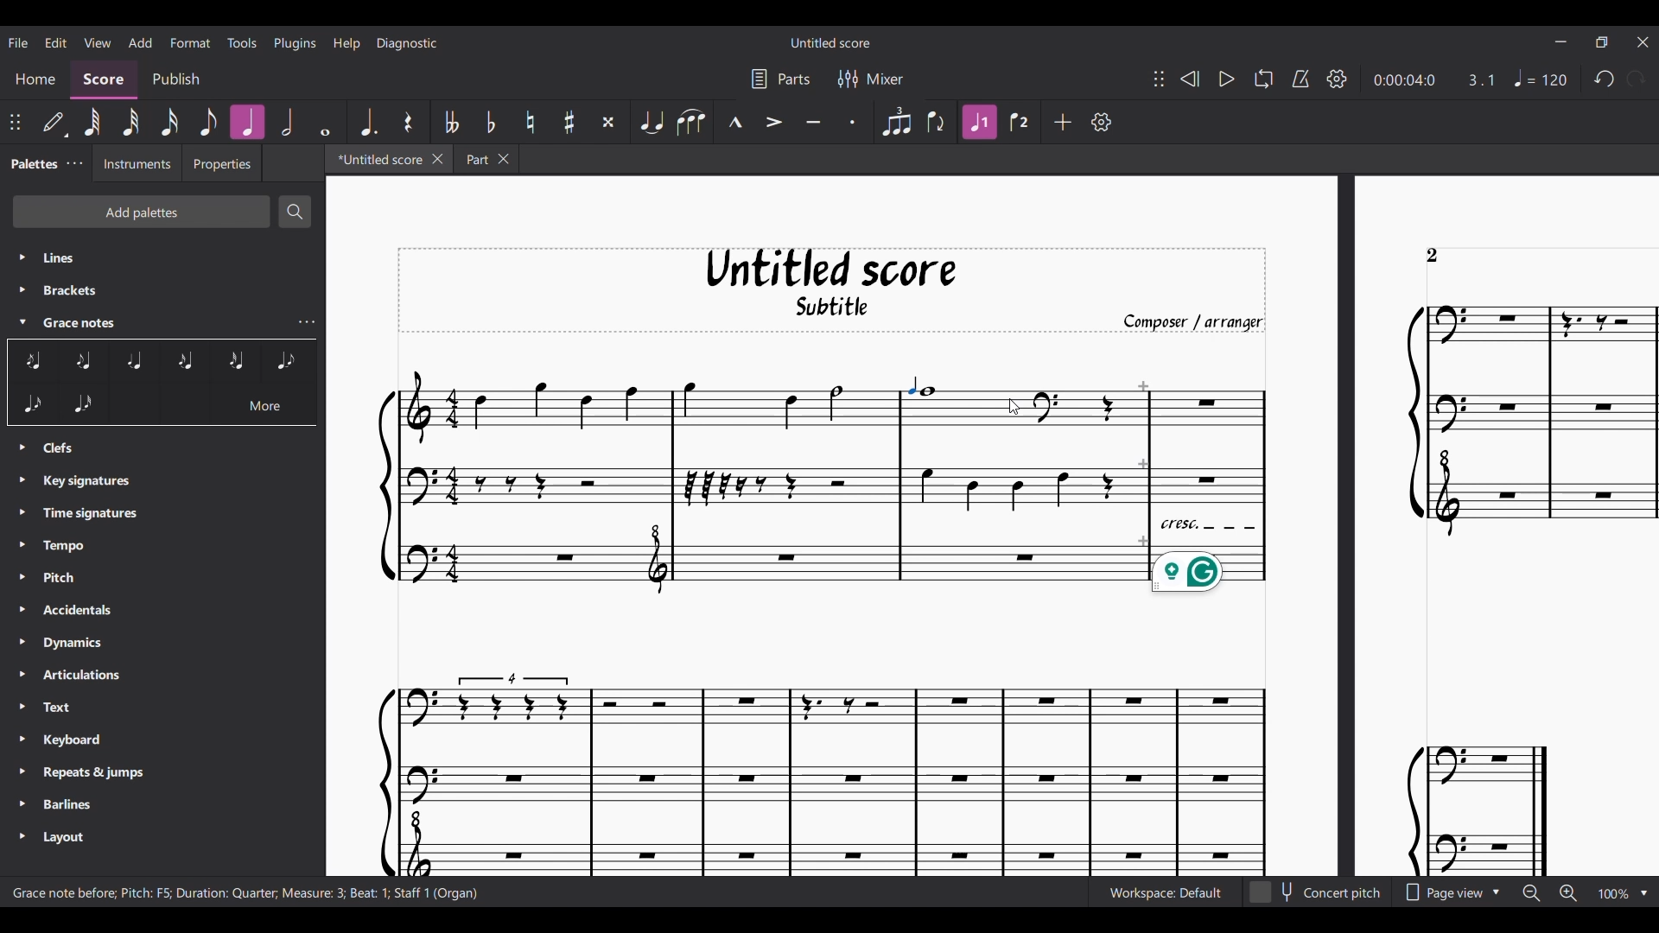 This screenshot has height=933, width=1659. Describe the element at coordinates (32, 163) in the screenshot. I see `Palette, current tab` at that location.